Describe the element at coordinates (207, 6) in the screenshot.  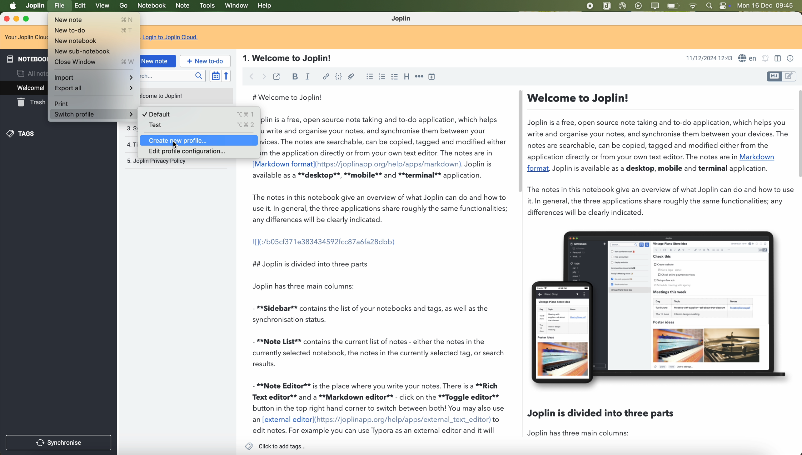
I see `tools` at that location.